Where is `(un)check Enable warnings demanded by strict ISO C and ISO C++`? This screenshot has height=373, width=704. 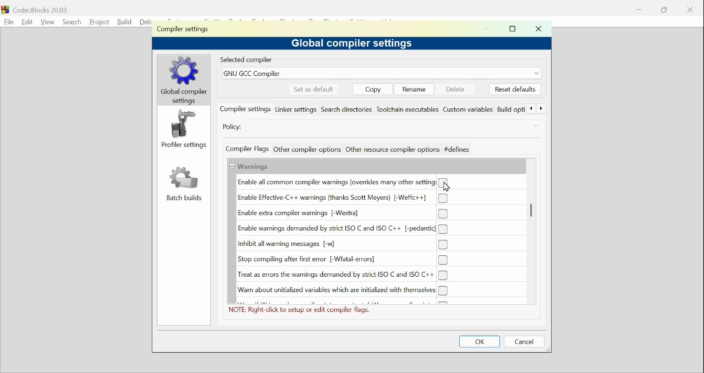
(un)check Enable warnings demanded by strict ISO C and ISO C++ is located at coordinates (343, 229).